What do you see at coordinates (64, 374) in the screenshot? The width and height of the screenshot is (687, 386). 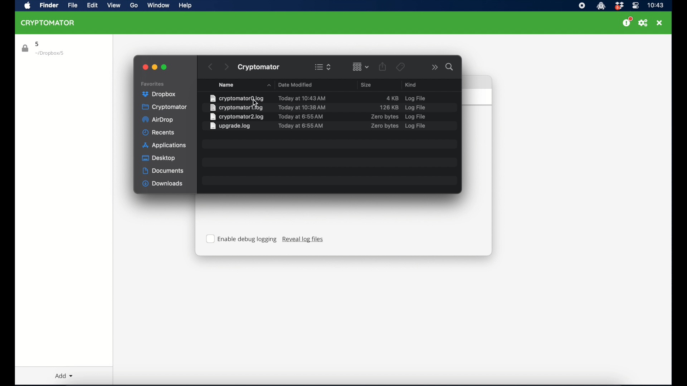 I see `add dropdown` at bounding box center [64, 374].